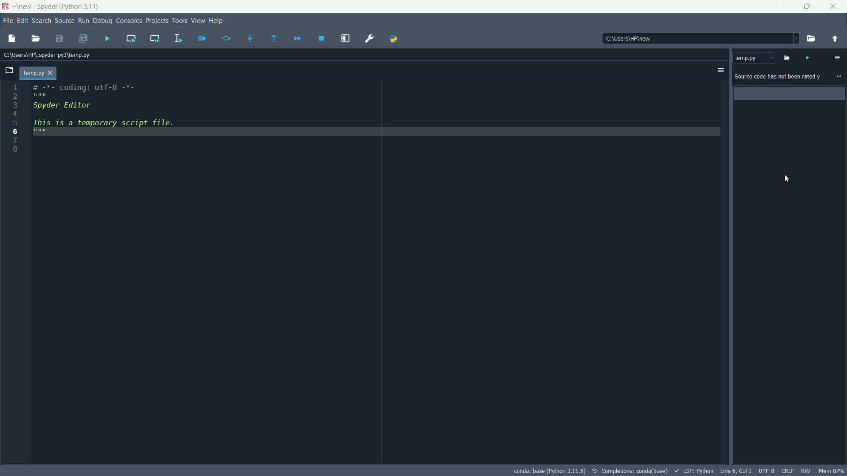 The height and width of the screenshot is (476, 847). I want to click on file path: c:\users\hp\.spyder-py3\temp.py, so click(45, 55).